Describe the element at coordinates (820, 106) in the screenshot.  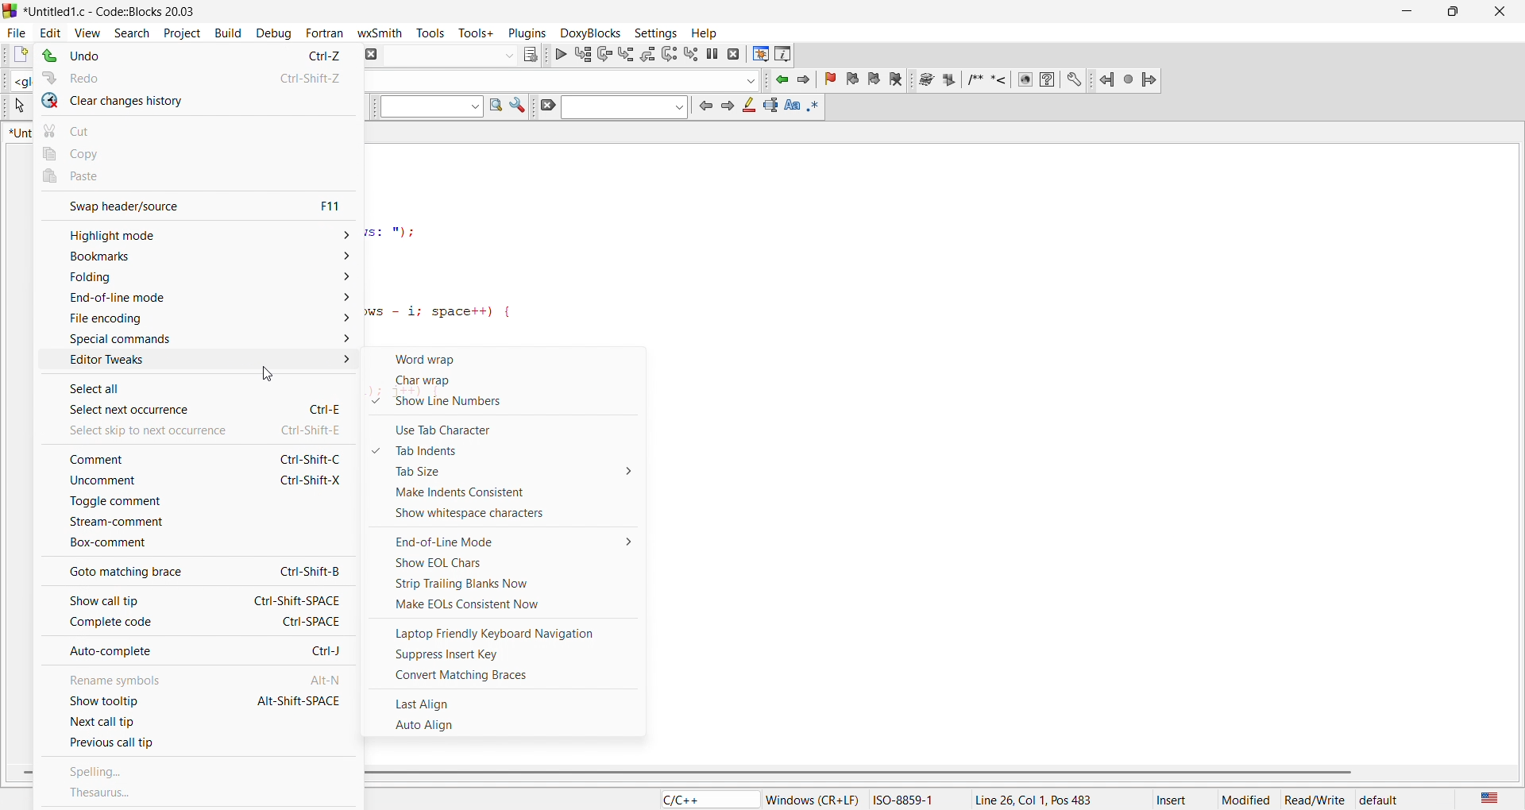
I see `icon` at that location.